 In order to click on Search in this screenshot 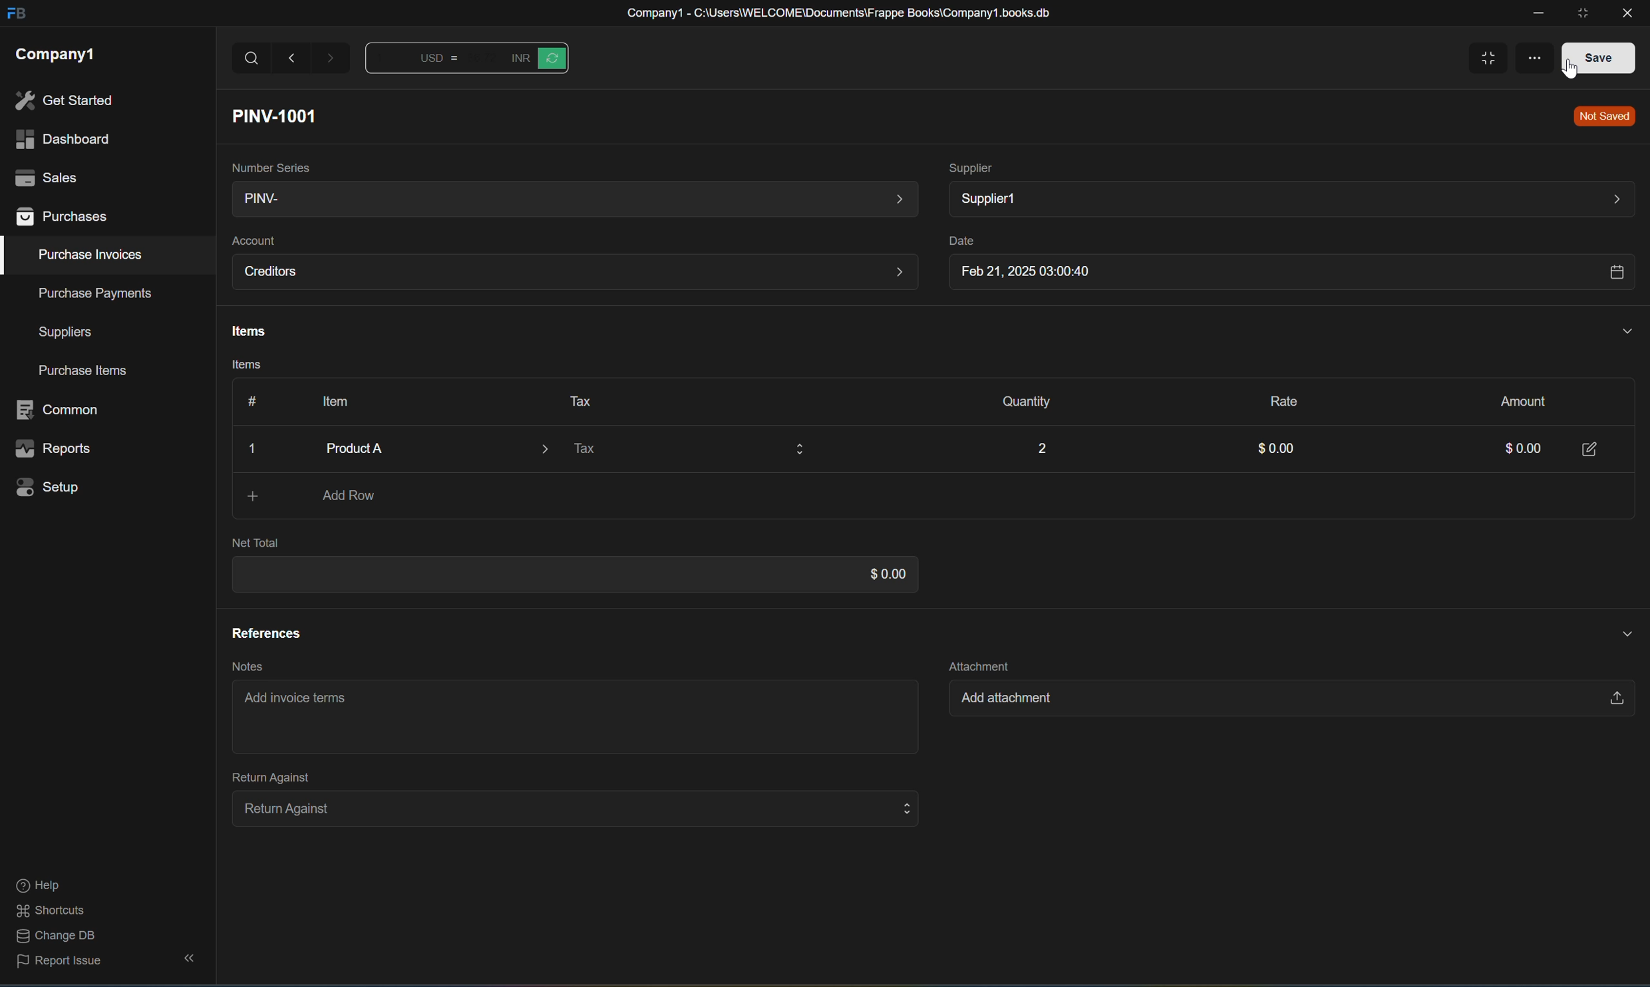, I will do `click(251, 59)`.